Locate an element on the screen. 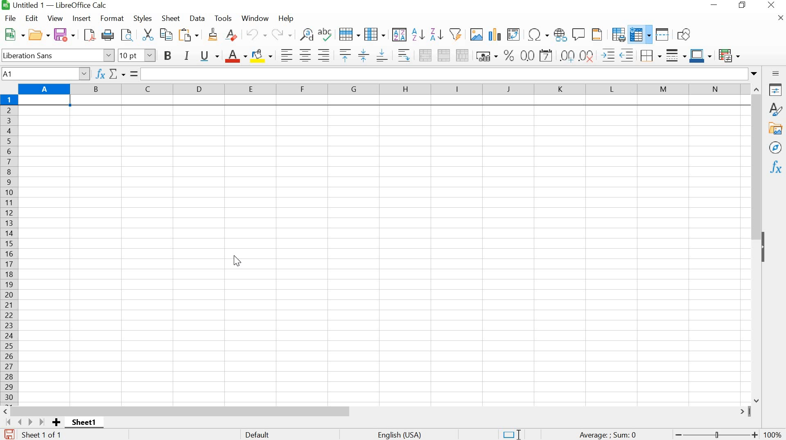 The height and width of the screenshot is (440, 786). ITALIC is located at coordinates (187, 54).